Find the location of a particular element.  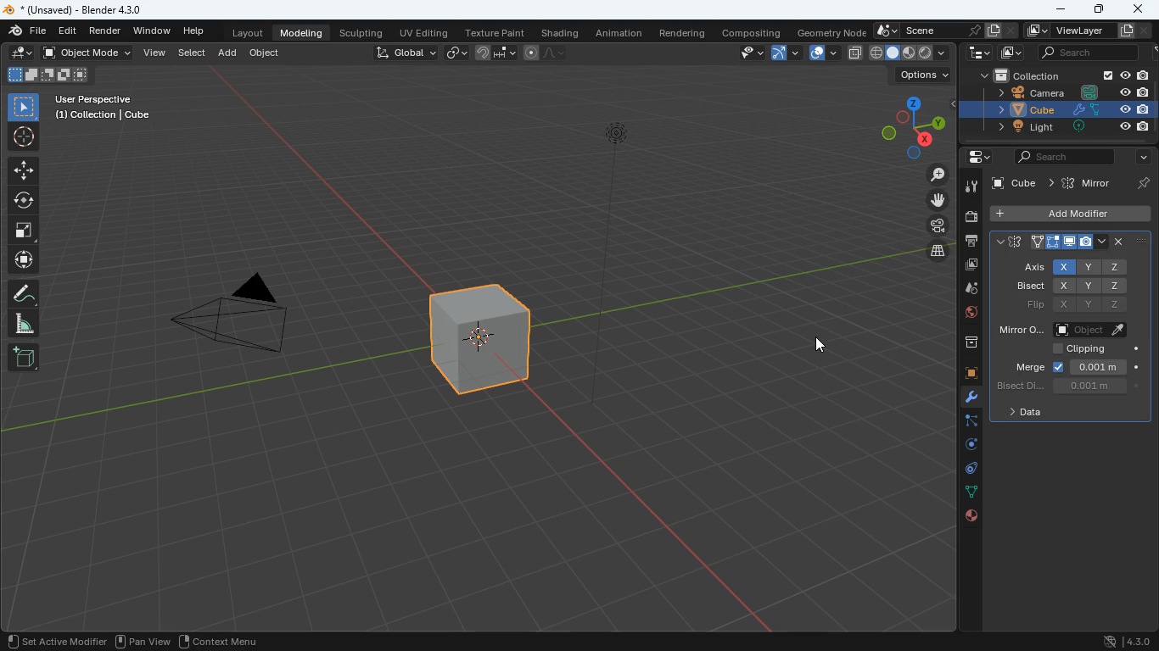

move is located at coordinates (22, 260).